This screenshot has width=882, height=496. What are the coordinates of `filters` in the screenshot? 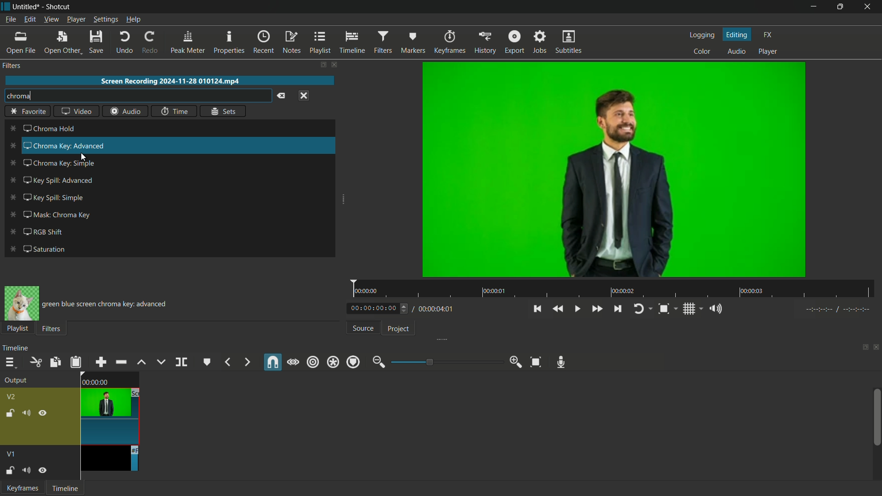 It's located at (13, 67).